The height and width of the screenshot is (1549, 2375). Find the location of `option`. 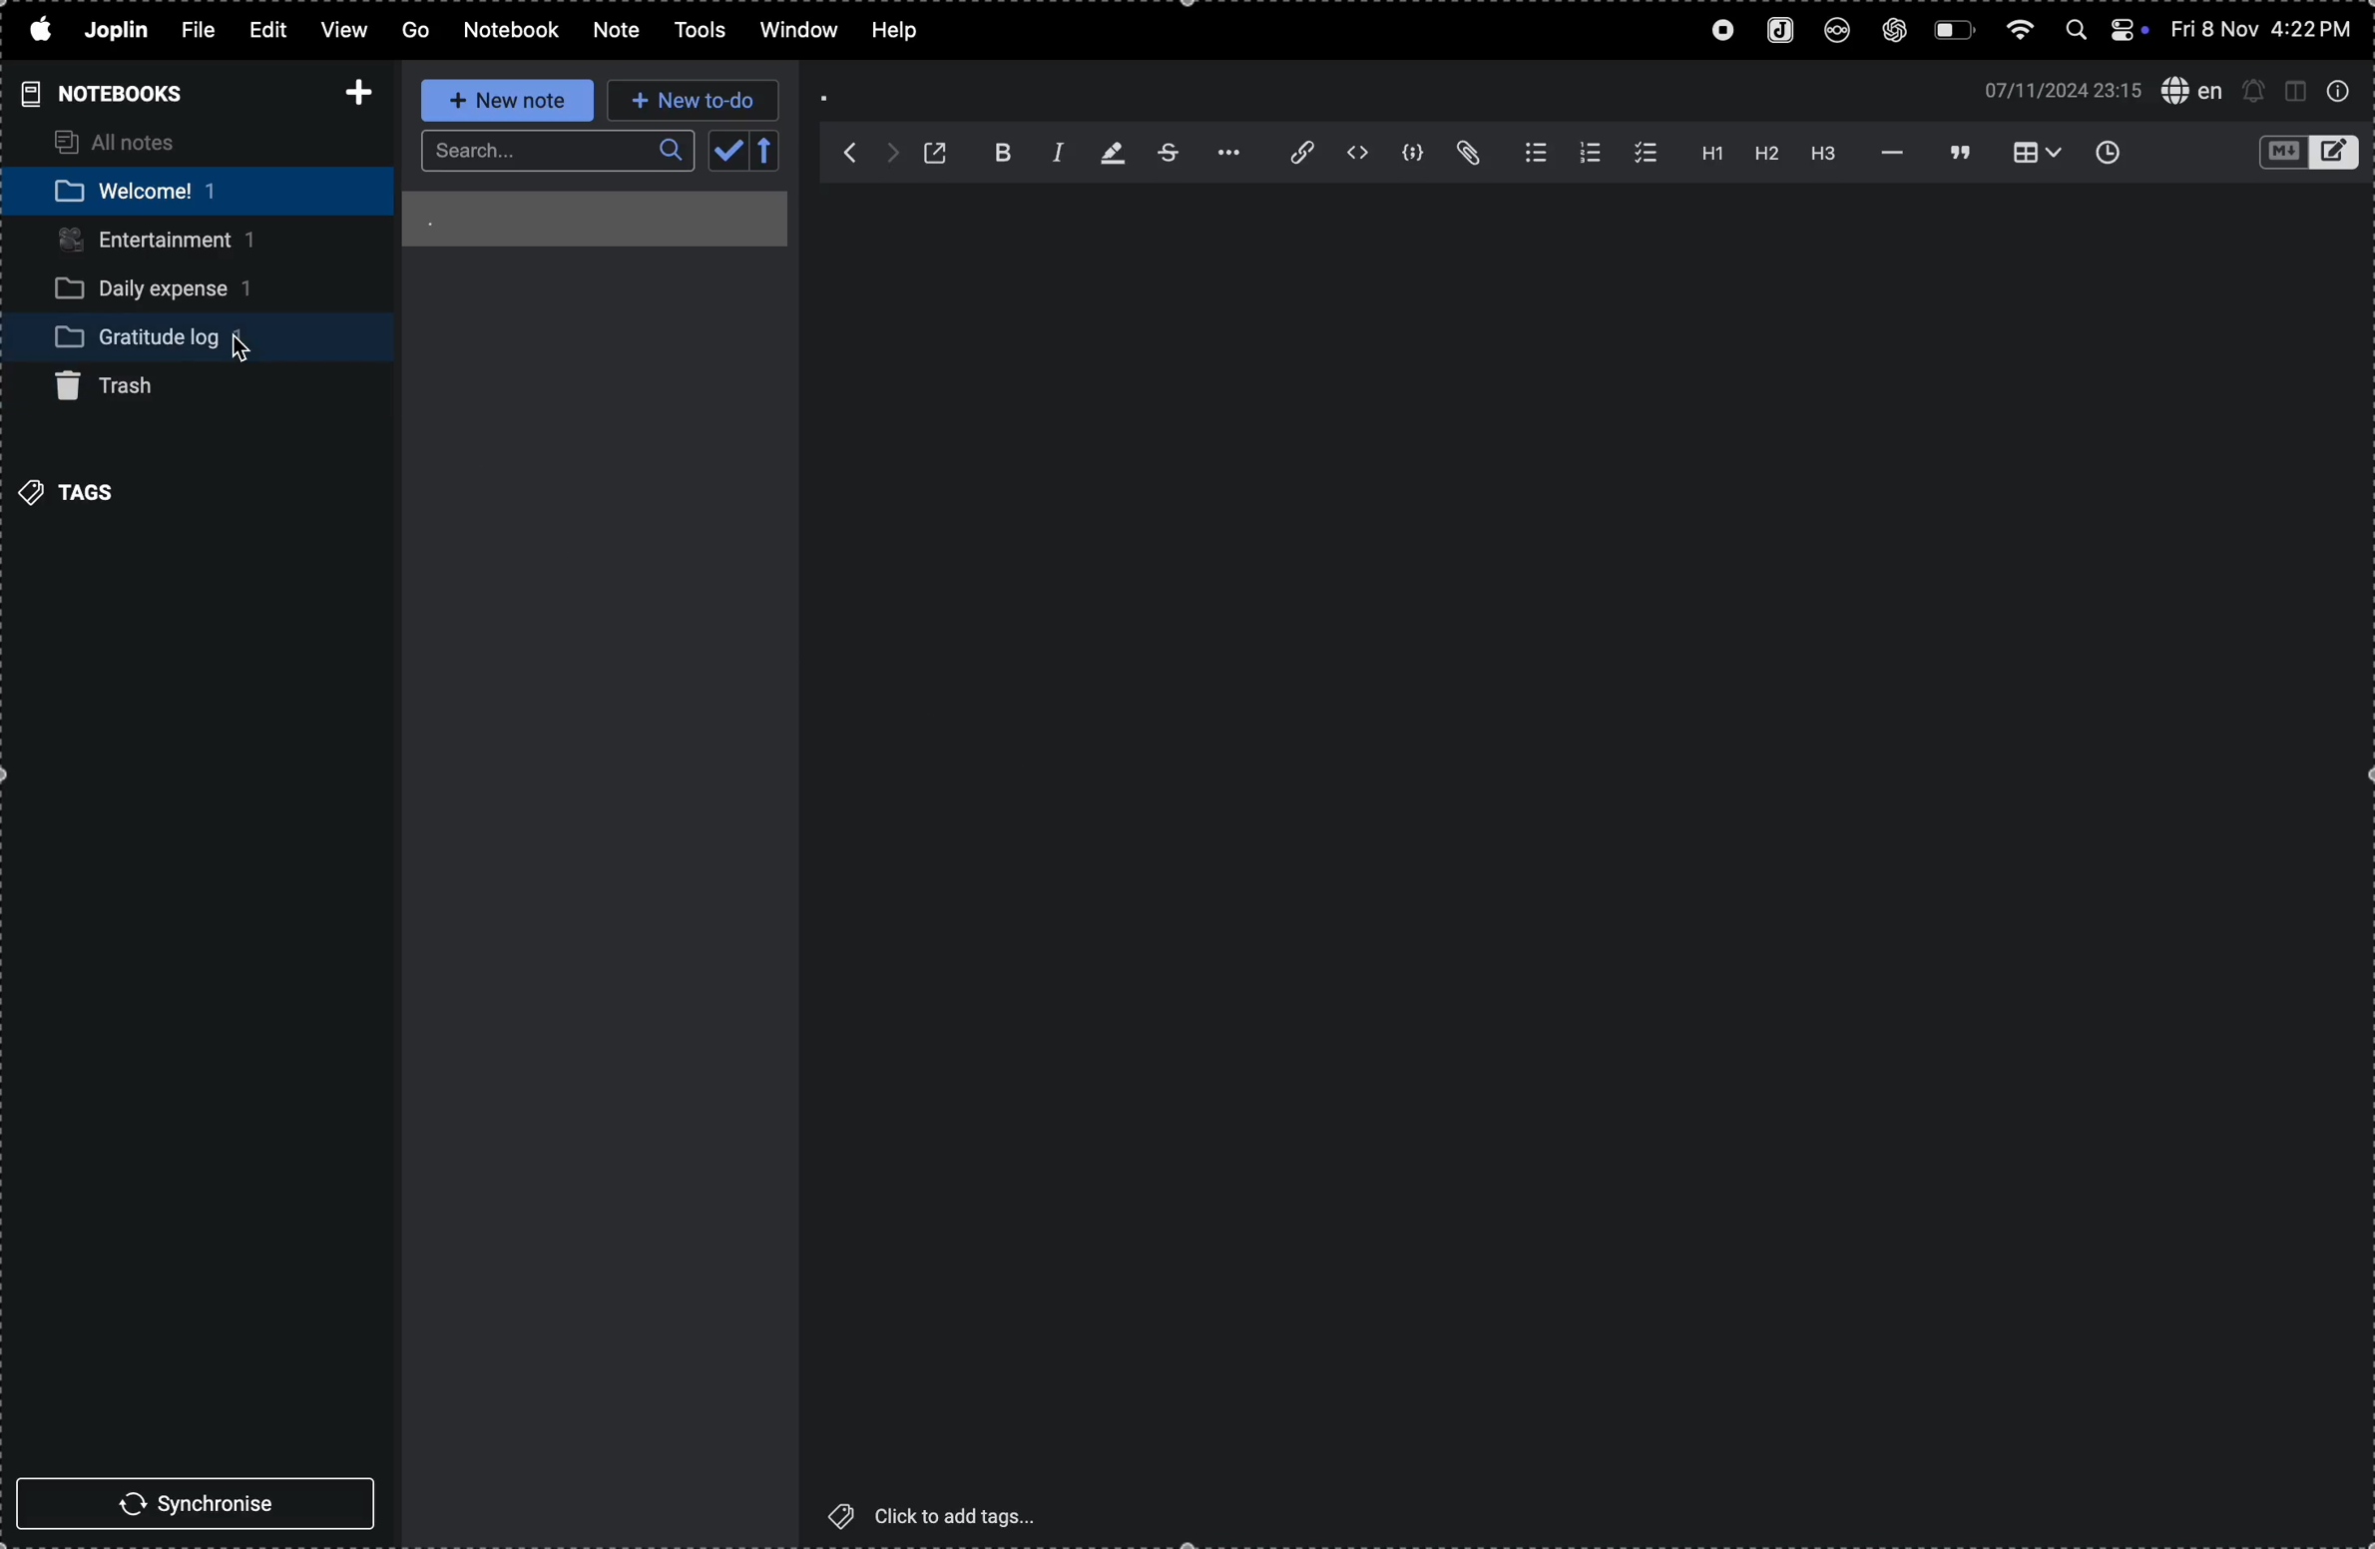

option is located at coordinates (1231, 153).